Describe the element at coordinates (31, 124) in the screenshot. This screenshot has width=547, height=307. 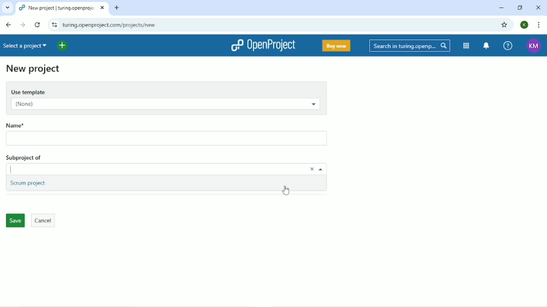
I see `Name*` at that location.